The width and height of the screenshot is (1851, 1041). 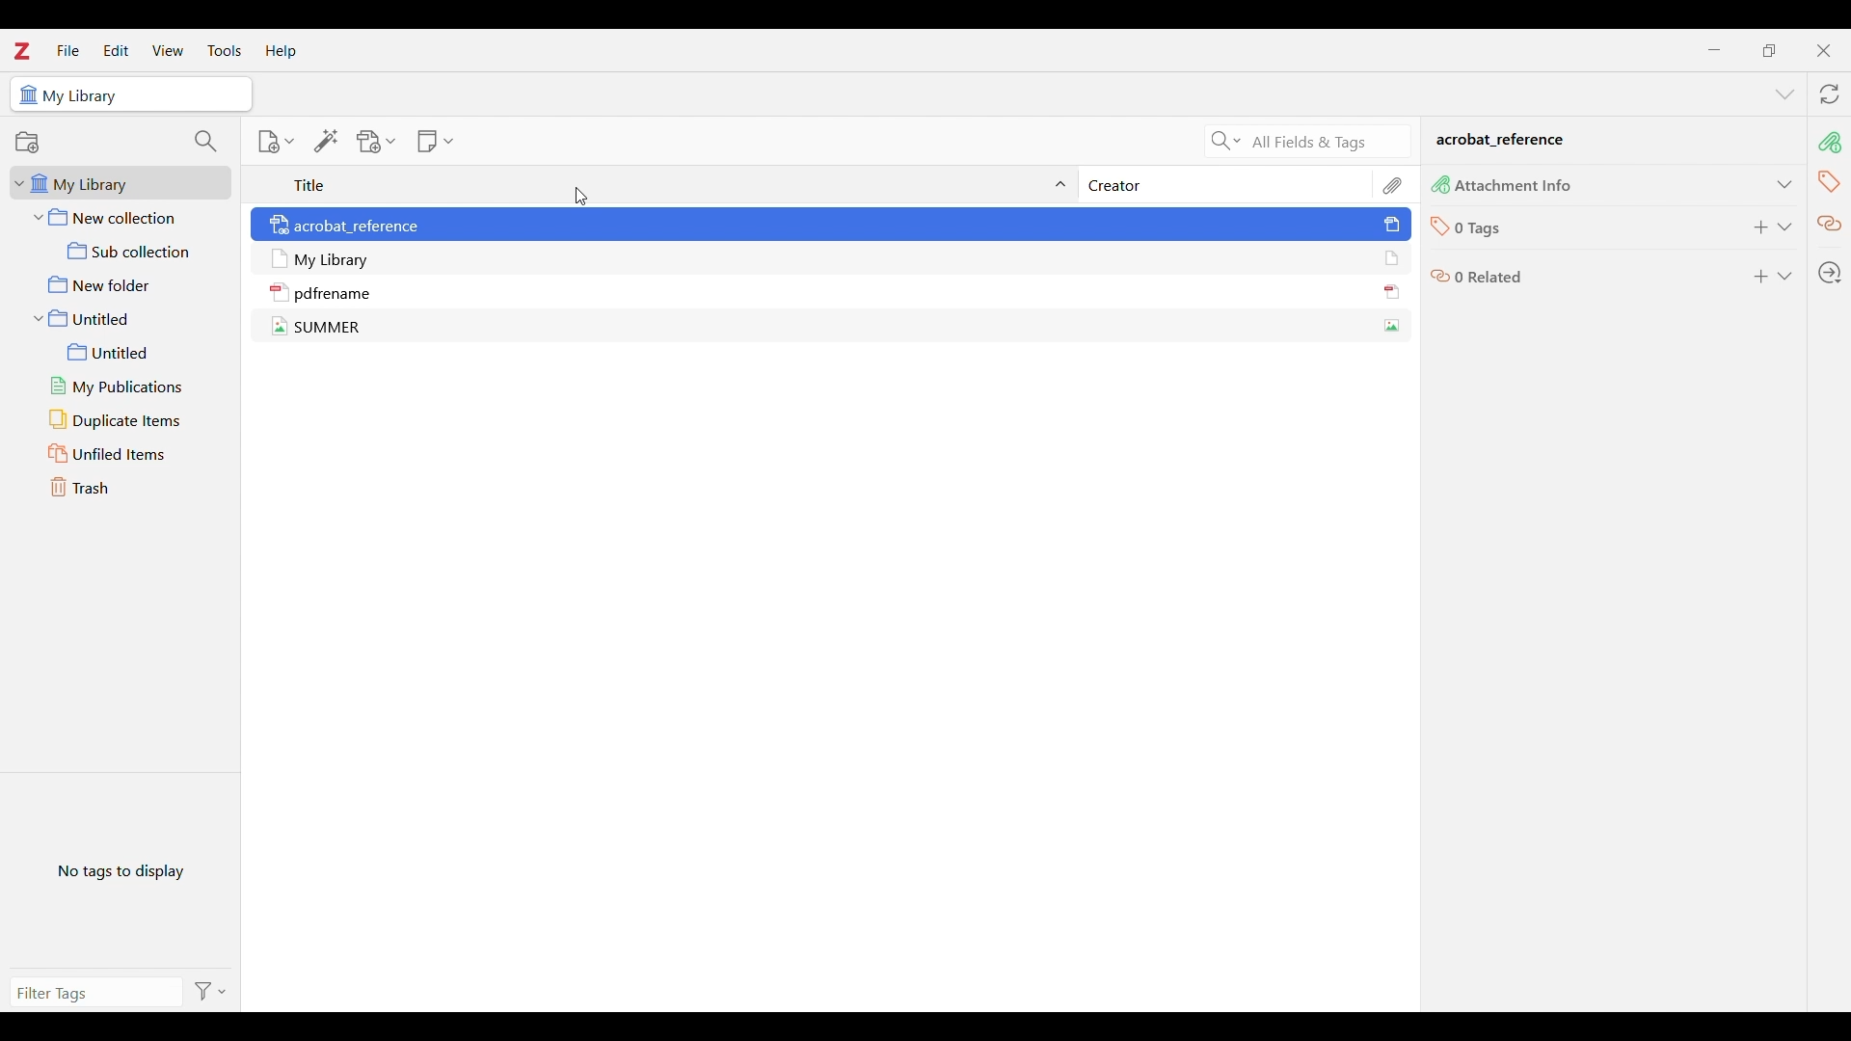 I want to click on Expand Related, so click(x=1784, y=276).